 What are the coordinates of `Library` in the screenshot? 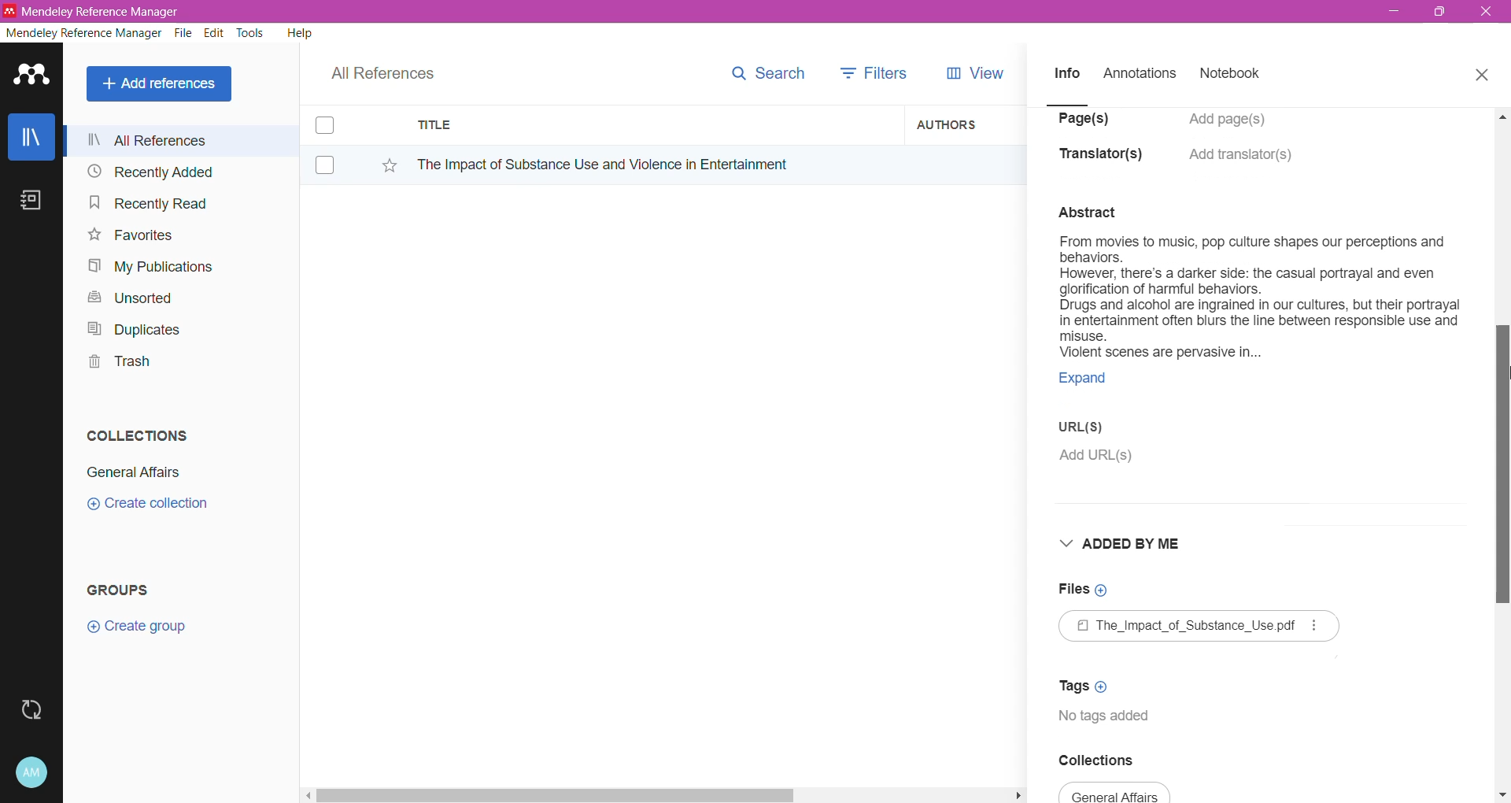 It's located at (31, 139).